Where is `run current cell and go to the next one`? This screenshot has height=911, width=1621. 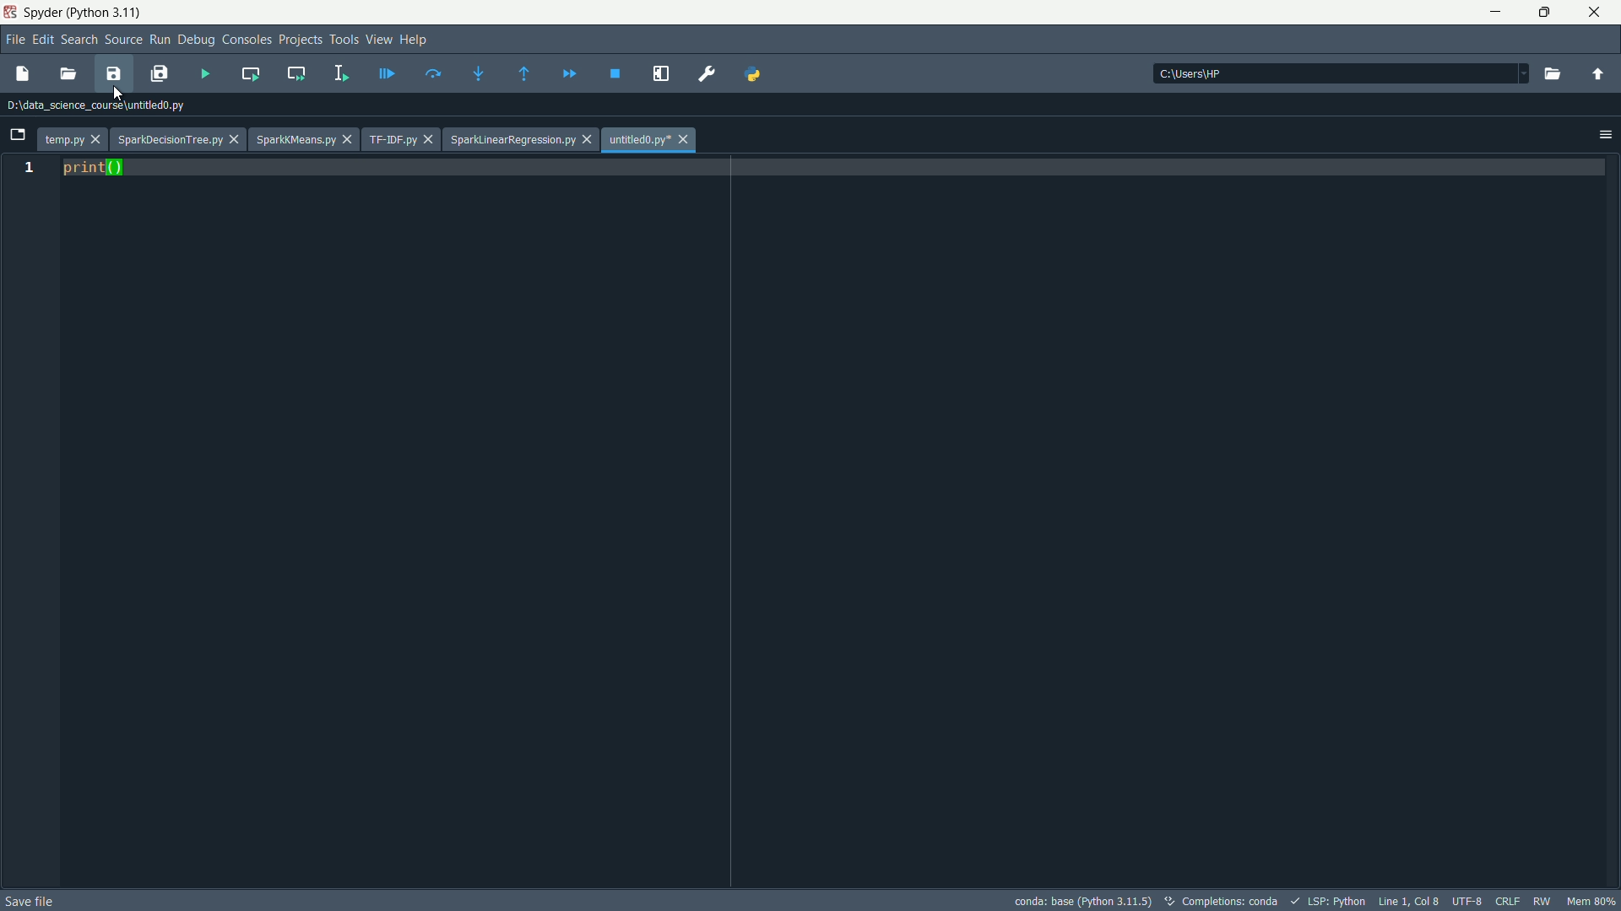 run current cell and go to the next one is located at coordinates (295, 73).